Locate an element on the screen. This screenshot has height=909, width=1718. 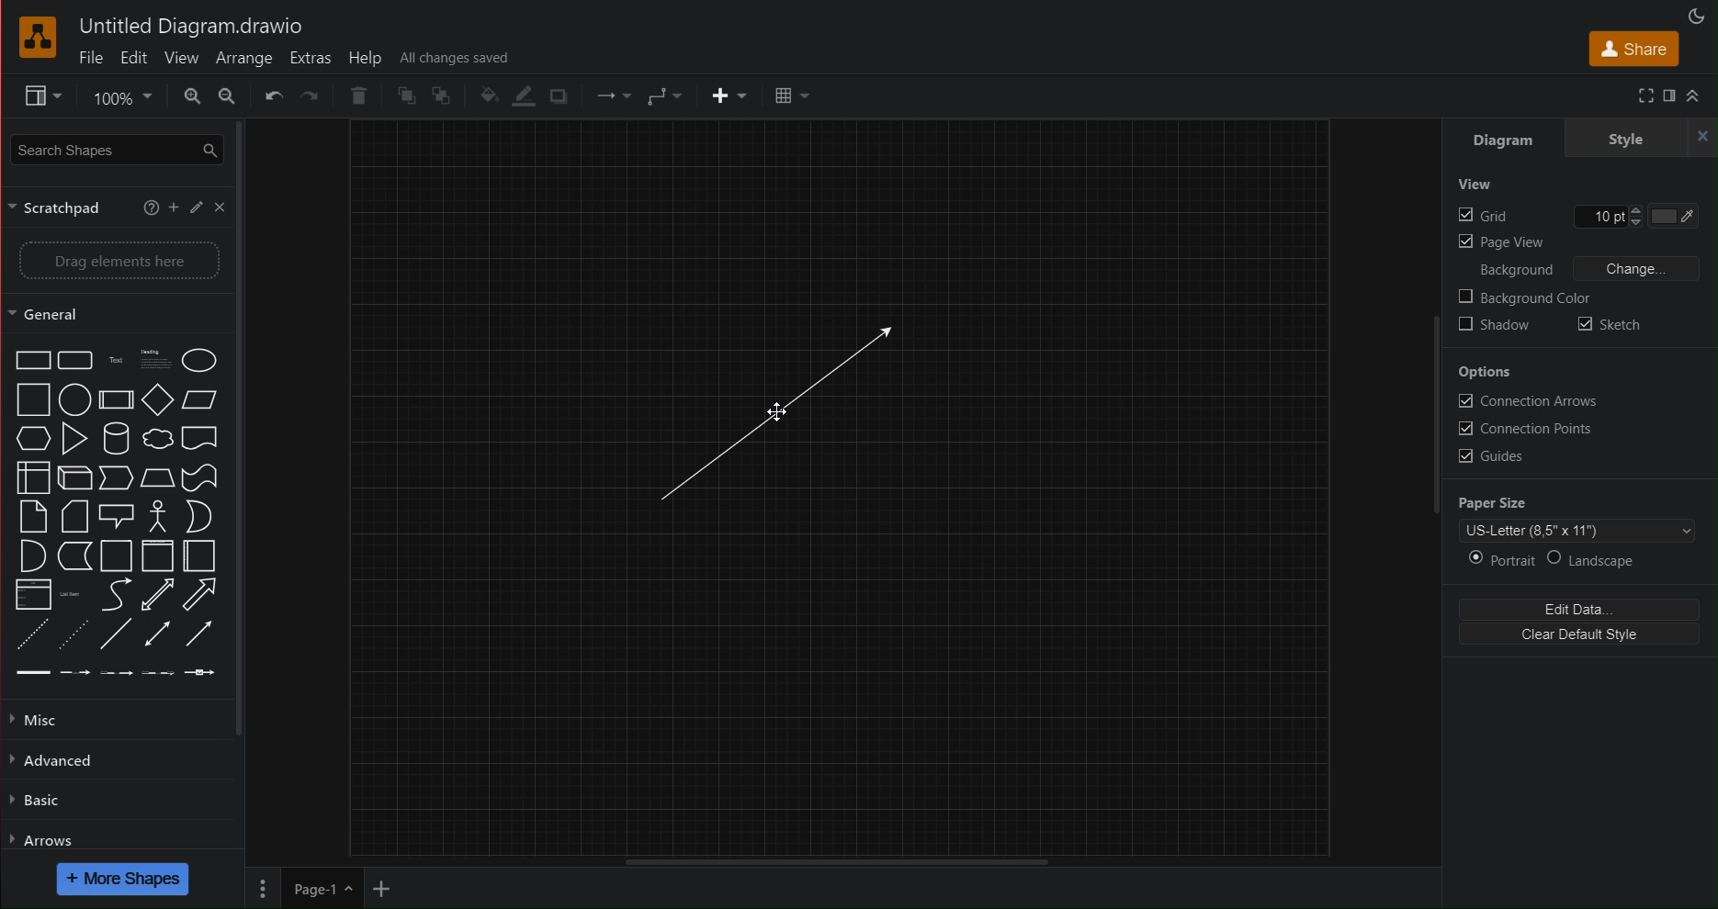
Style is located at coordinates (1624, 139).